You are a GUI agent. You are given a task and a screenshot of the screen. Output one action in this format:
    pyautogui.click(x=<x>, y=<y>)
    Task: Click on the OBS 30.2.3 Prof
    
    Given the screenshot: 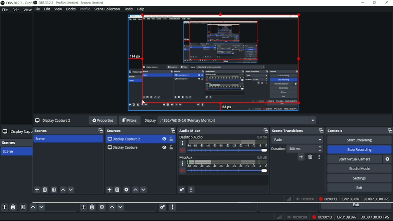 What is the action you would take?
    pyautogui.click(x=16, y=3)
    